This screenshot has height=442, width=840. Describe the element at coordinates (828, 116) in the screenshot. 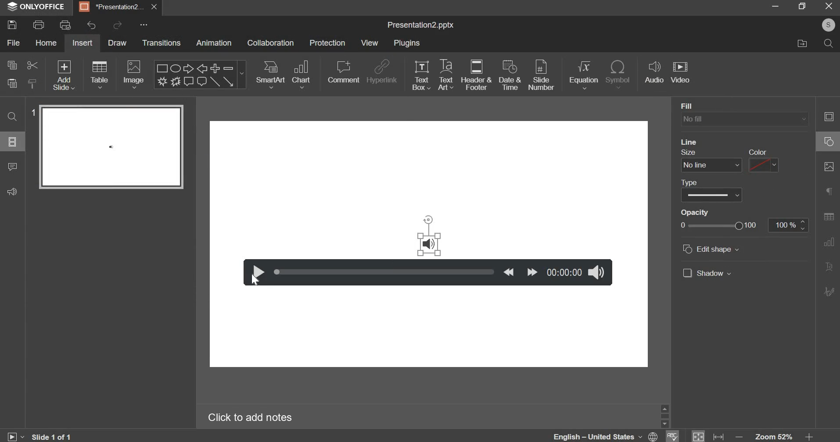

I see `slide settings` at that location.